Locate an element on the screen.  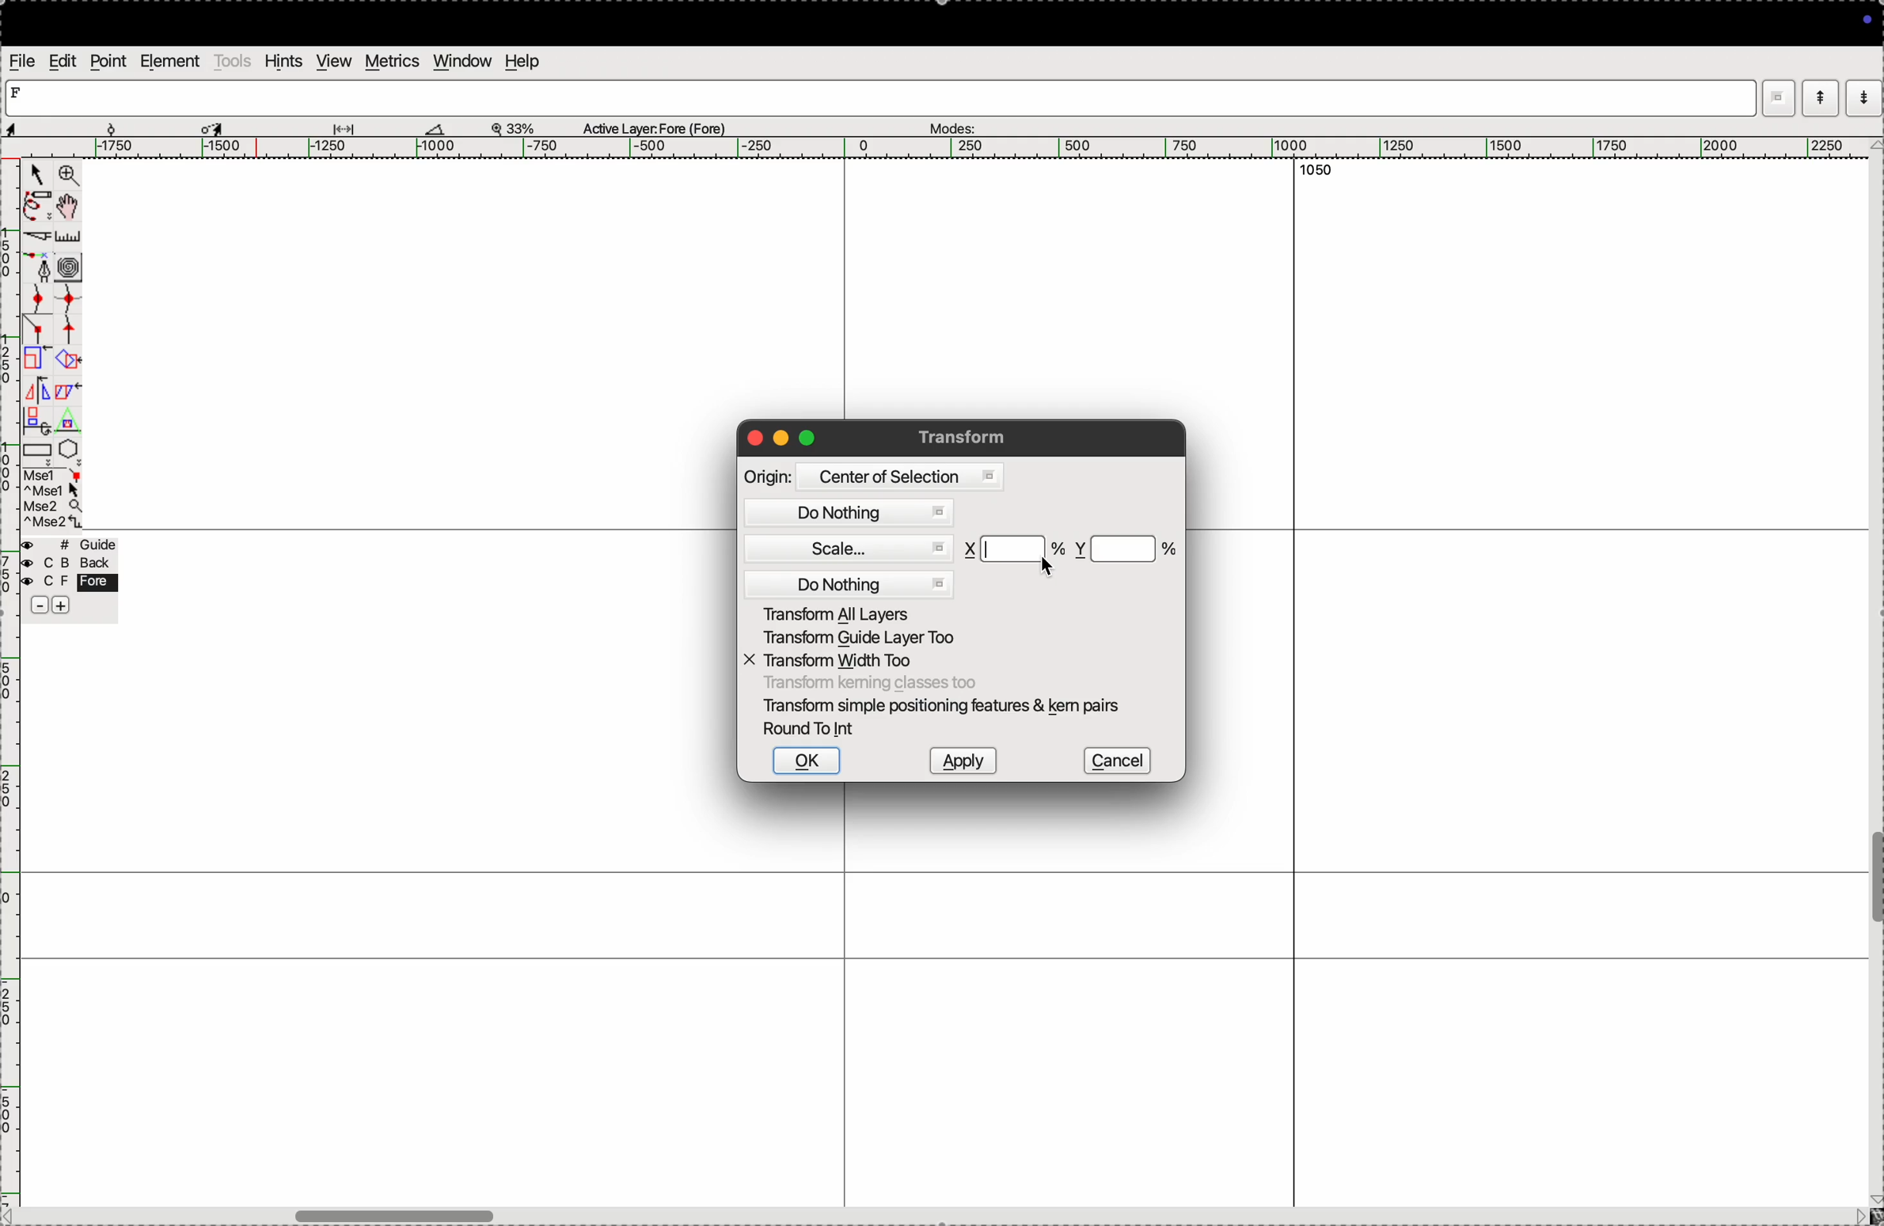
sbubtract is located at coordinates (32, 606).